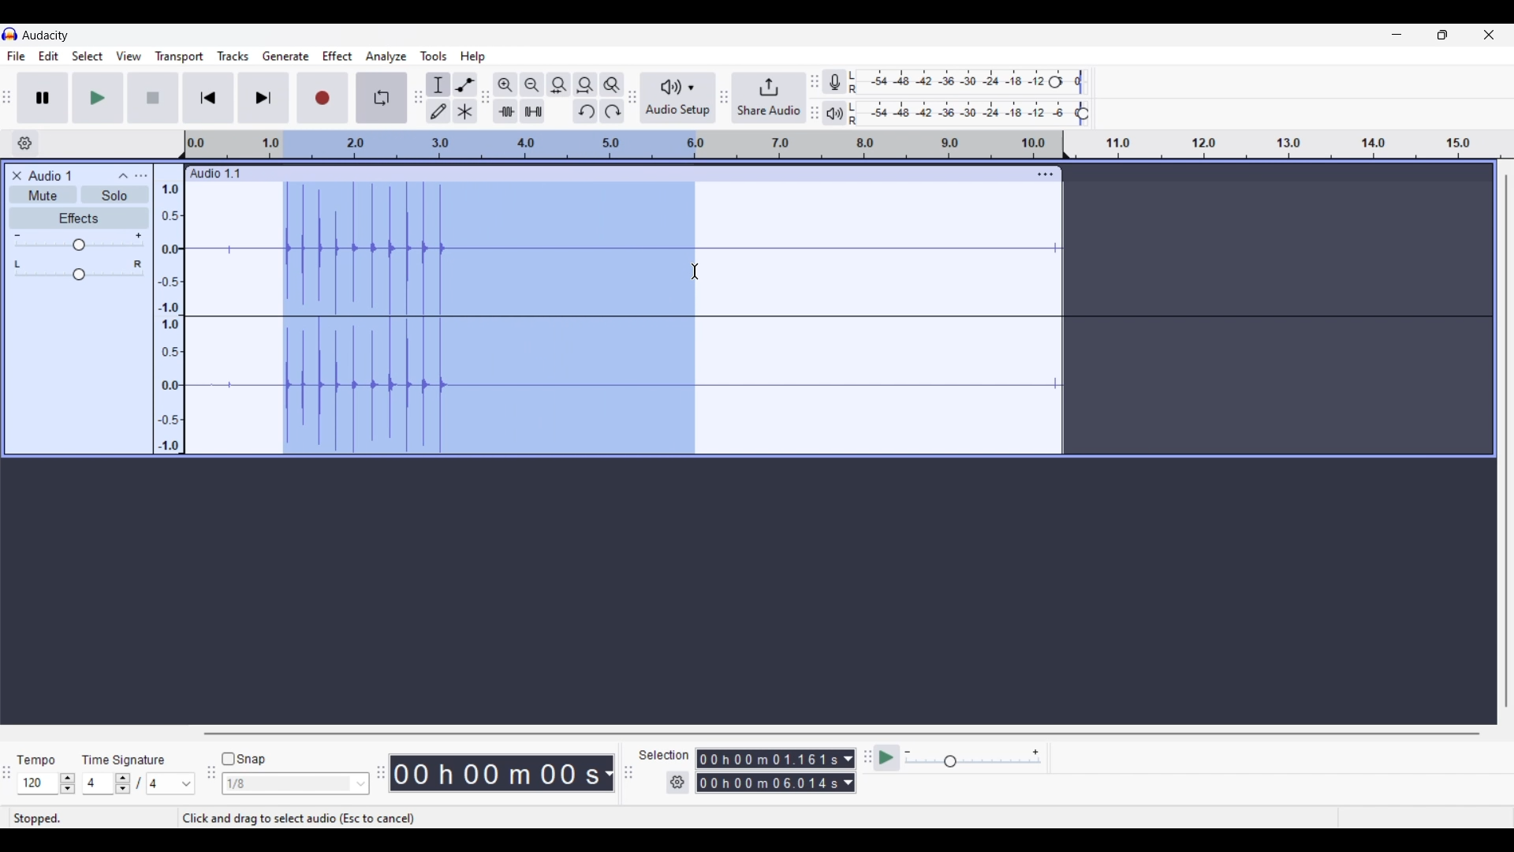 The width and height of the screenshot is (1514, 852). Describe the element at coordinates (1035, 753) in the screenshot. I see `Maximum playback speed` at that location.